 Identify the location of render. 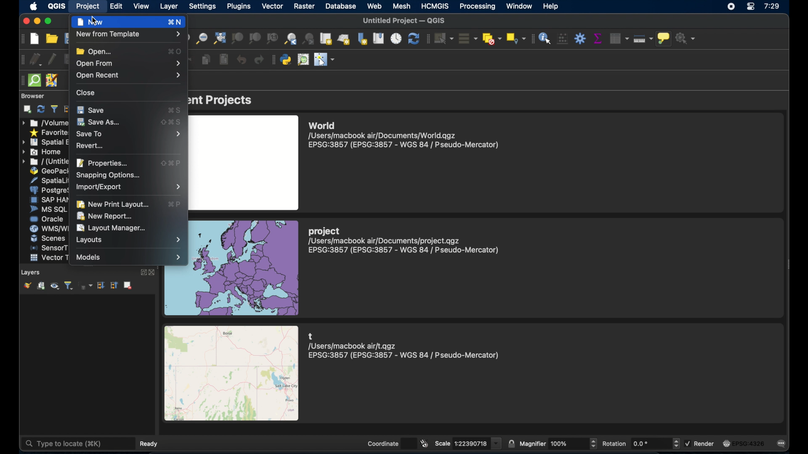
(705, 444).